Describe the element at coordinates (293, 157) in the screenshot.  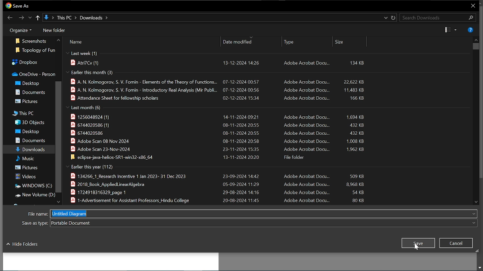
I see `File folder` at that location.